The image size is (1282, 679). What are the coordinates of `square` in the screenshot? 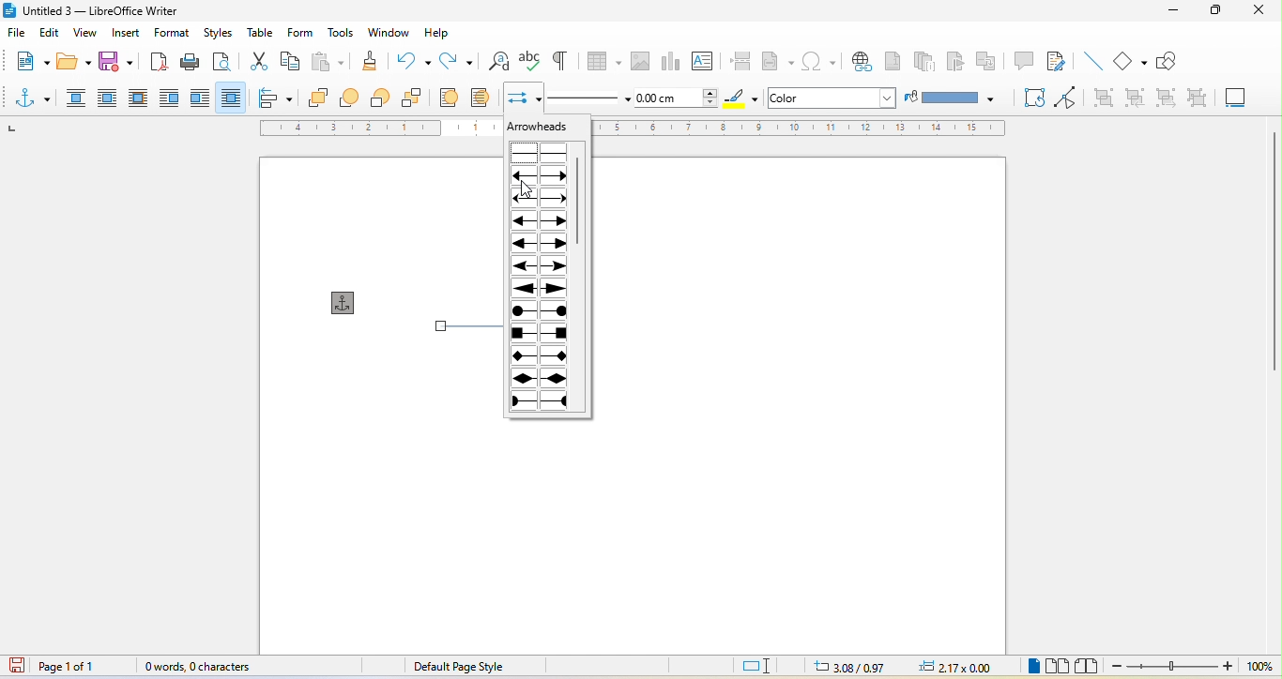 It's located at (539, 336).